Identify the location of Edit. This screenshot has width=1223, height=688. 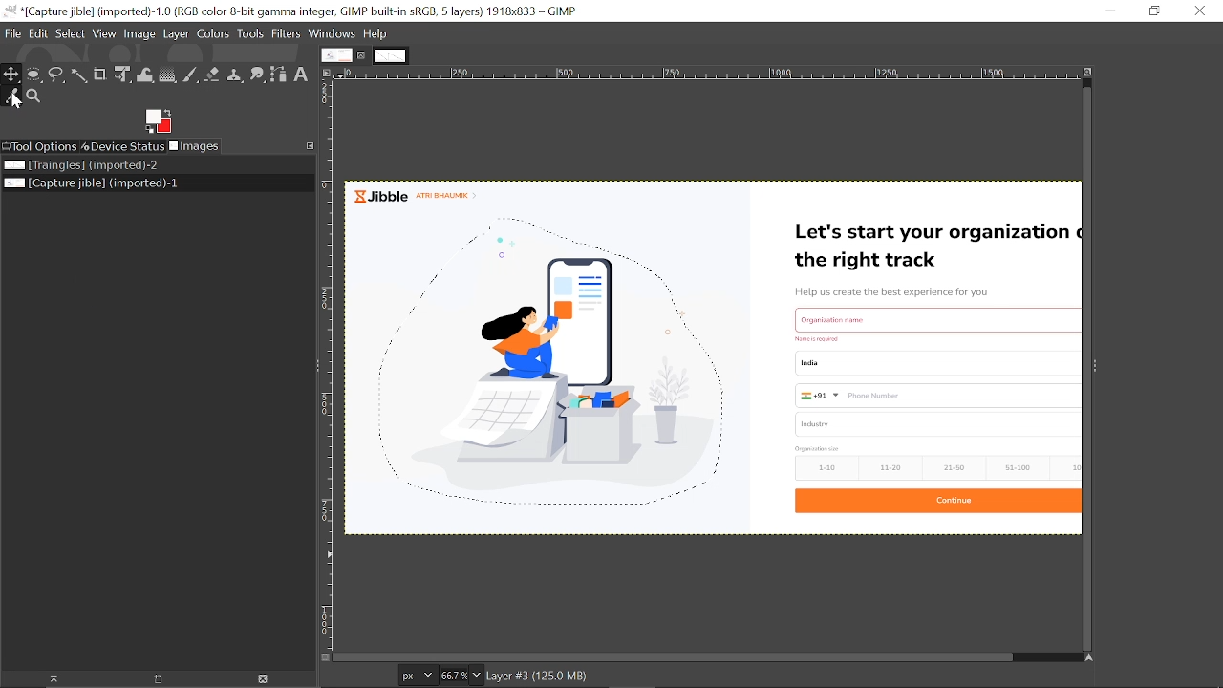
(38, 33).